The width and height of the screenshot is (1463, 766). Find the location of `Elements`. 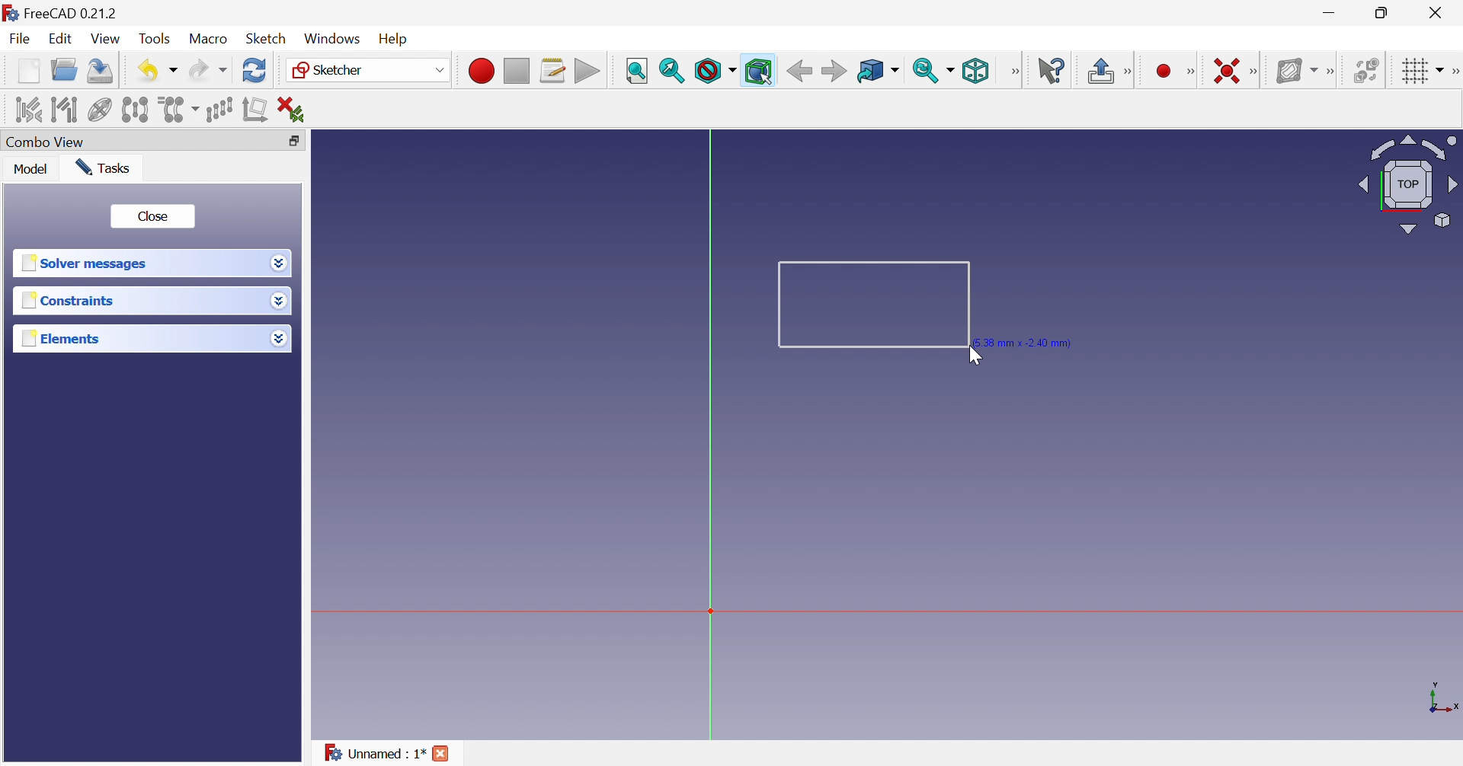

Elements is located at coordinates (62, 338).